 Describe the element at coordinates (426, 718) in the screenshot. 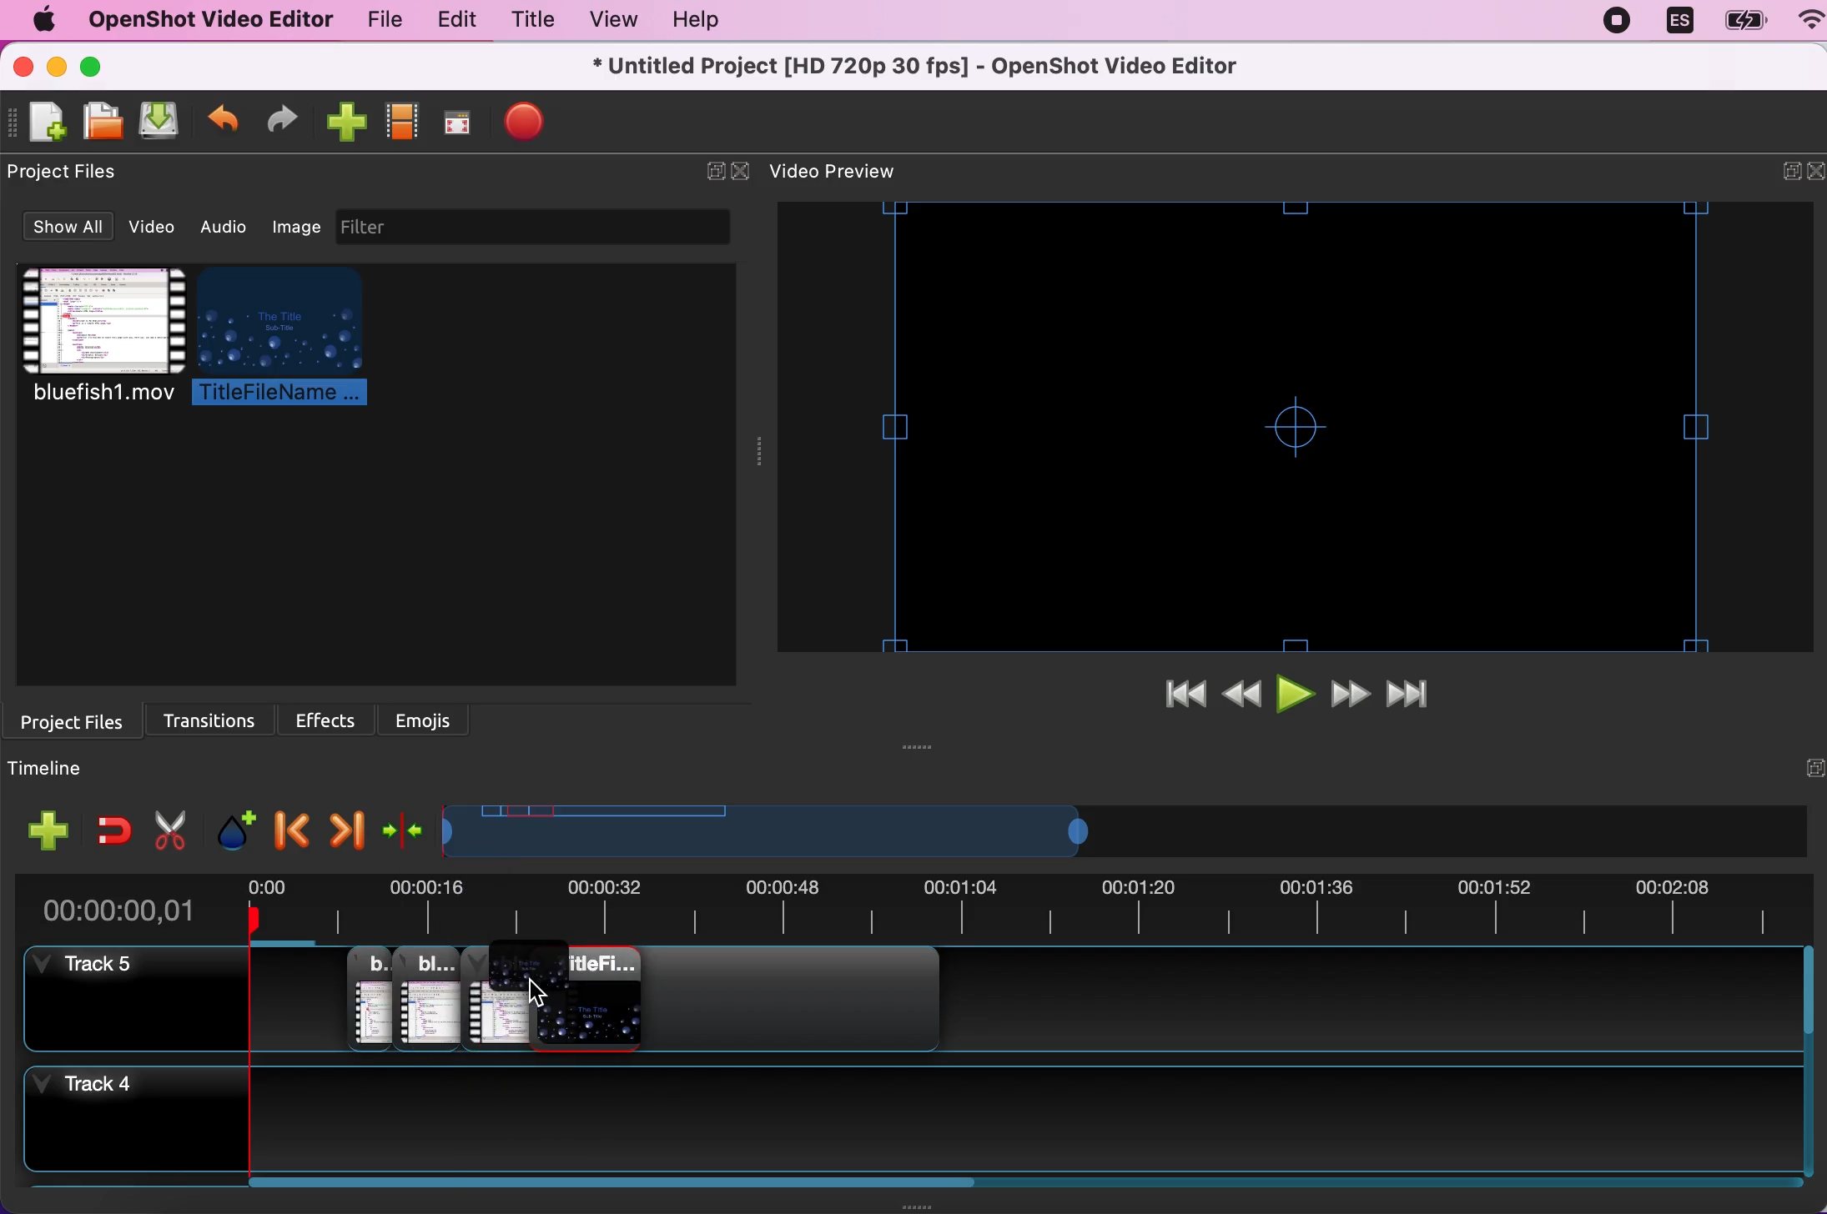

I see `emojis` at that location.